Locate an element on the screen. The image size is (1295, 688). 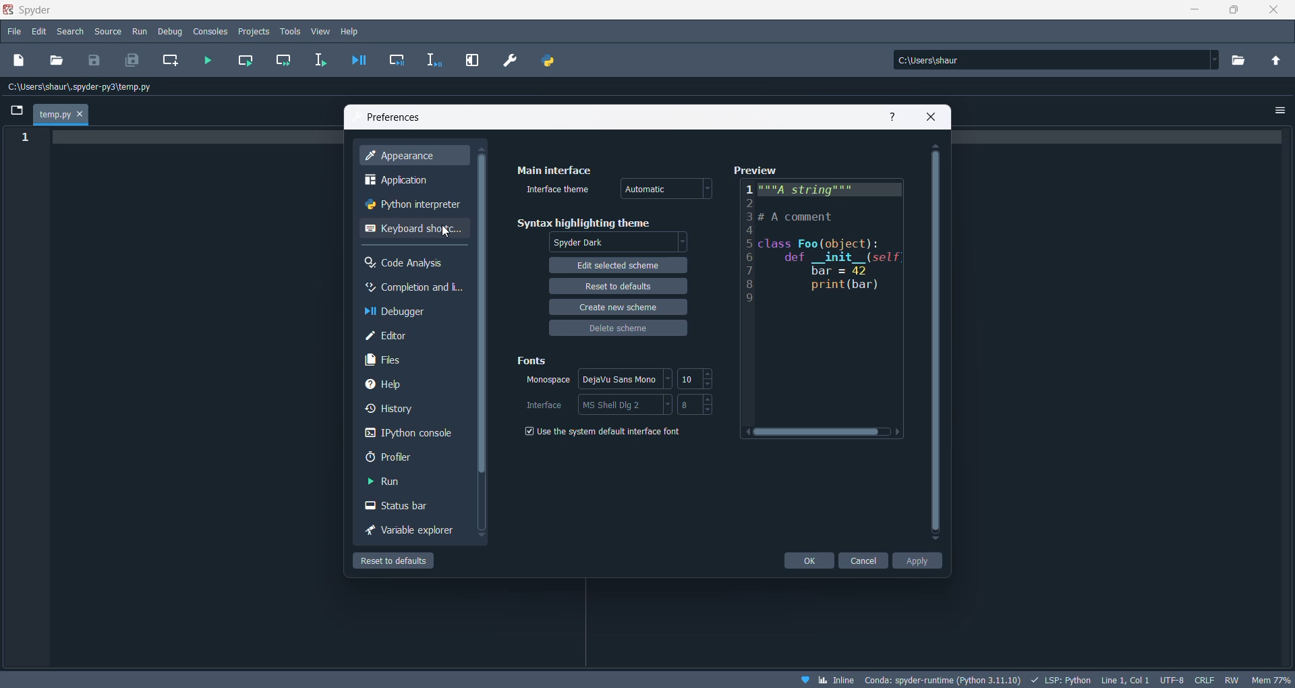
search is located at coordinates (70, 33).